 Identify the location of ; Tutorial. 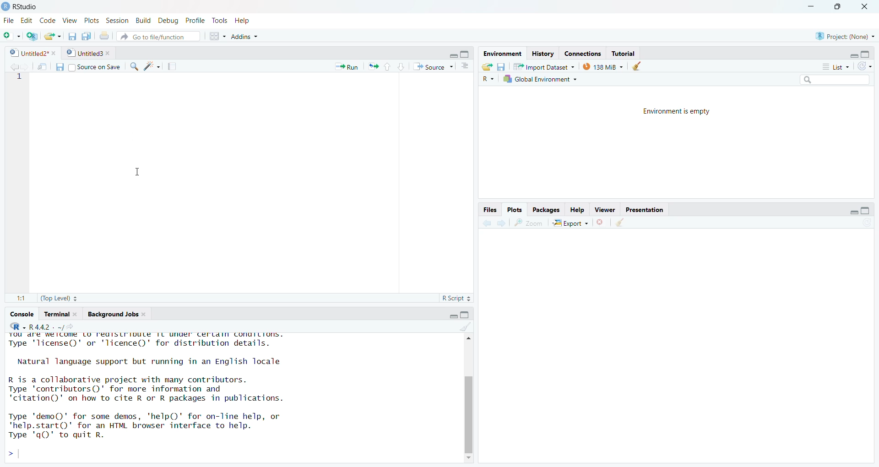
(629, 52).